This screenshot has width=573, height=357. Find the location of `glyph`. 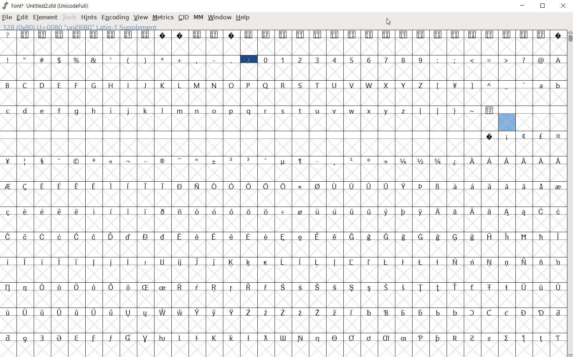

glyph is located at coordinates (129, 162).